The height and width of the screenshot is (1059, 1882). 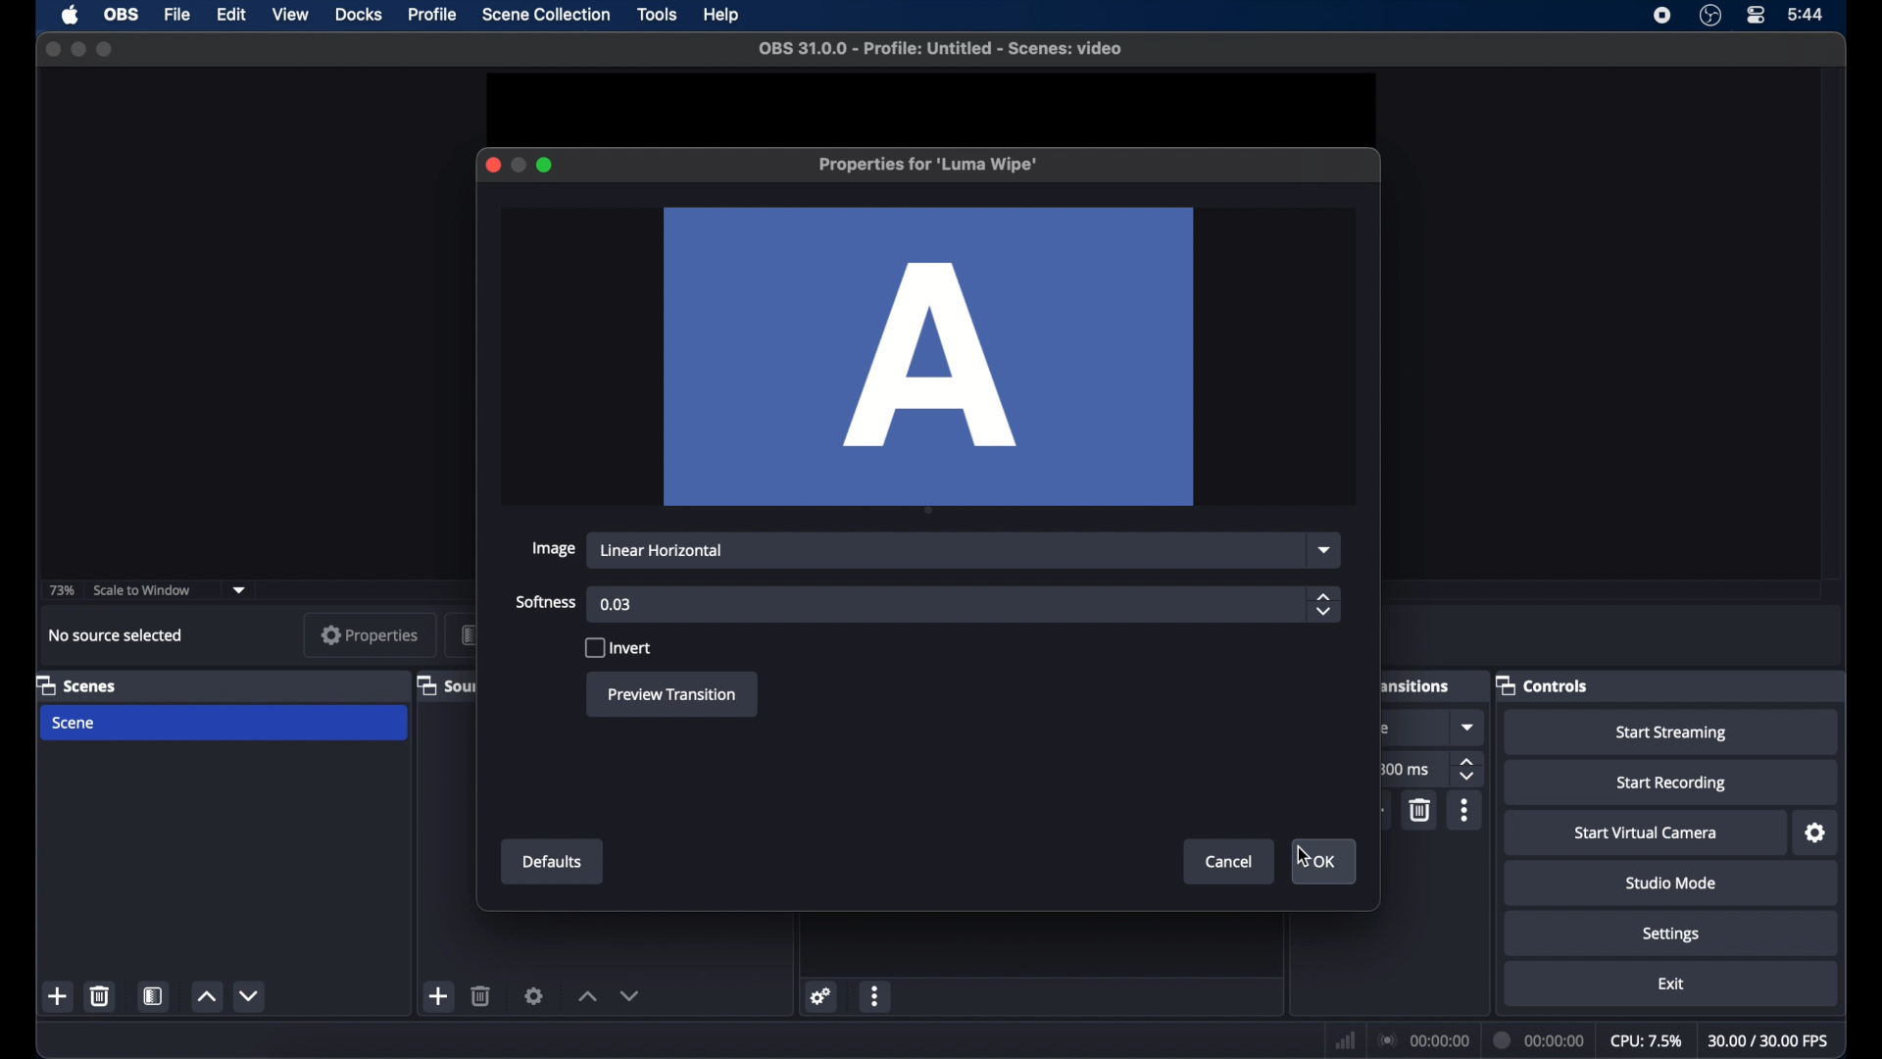 I want to click on no source selected, so click(x=116, y=634).